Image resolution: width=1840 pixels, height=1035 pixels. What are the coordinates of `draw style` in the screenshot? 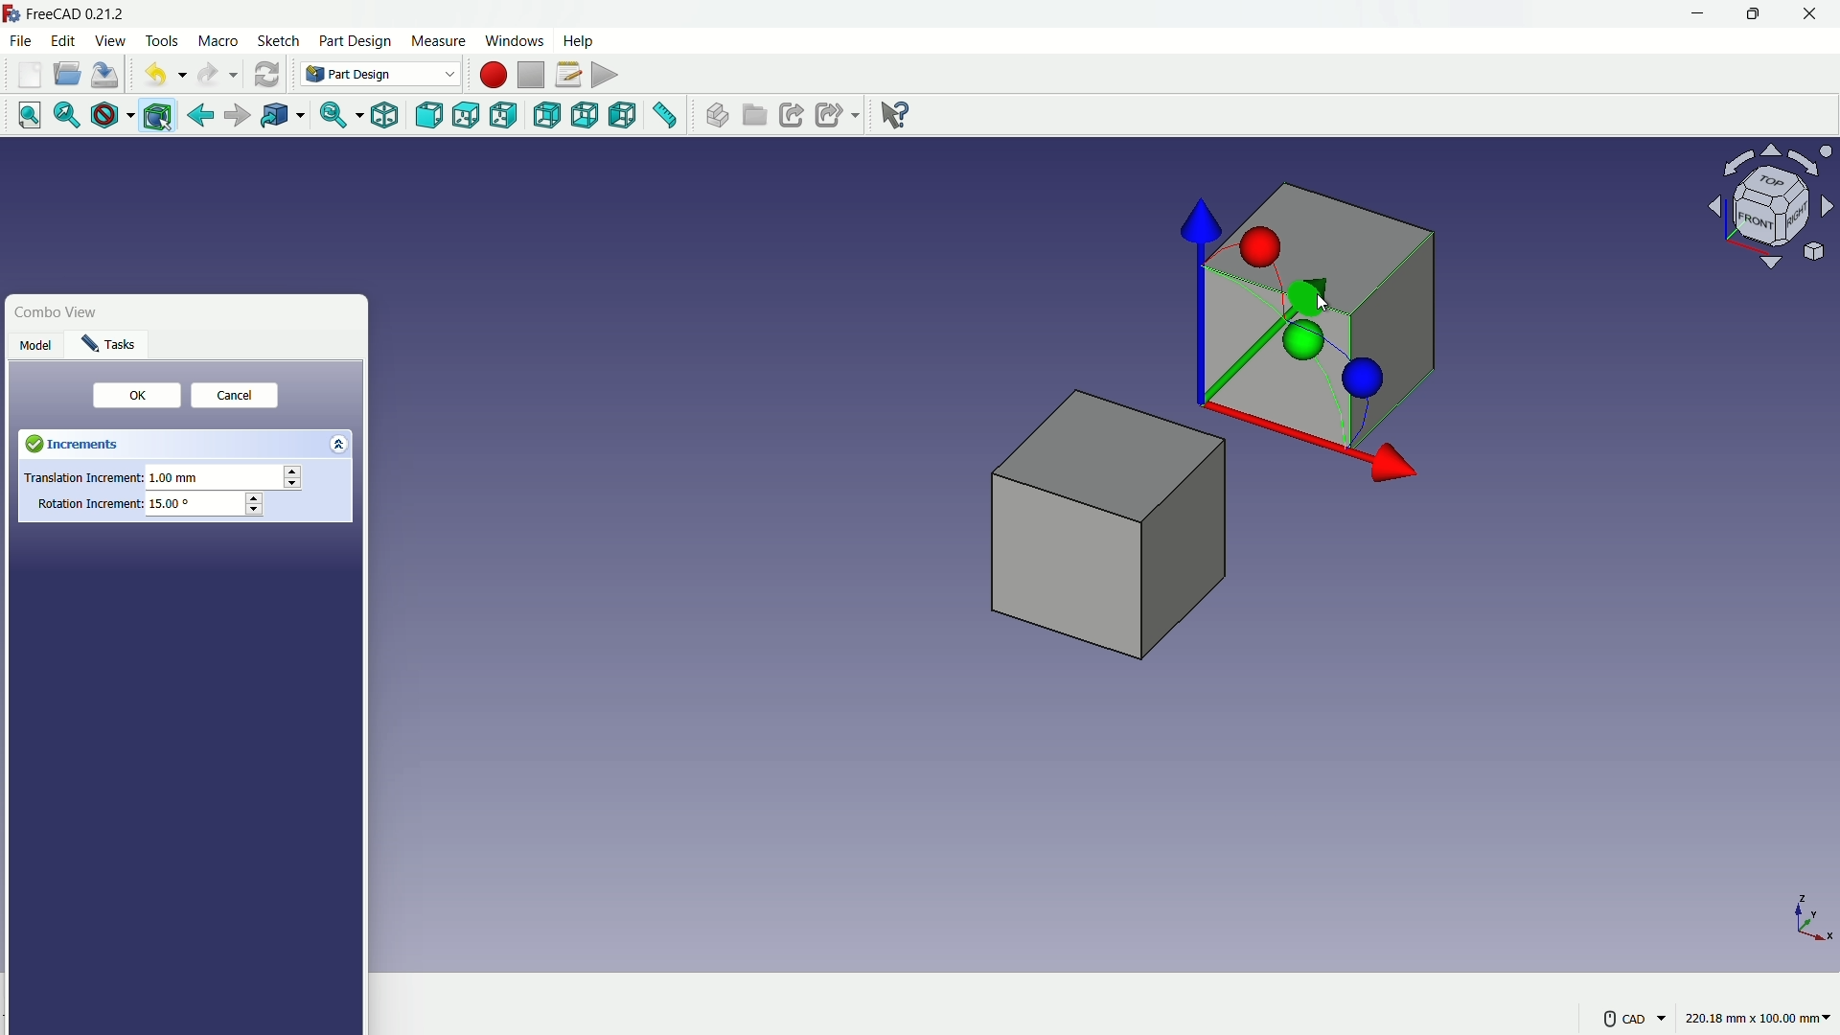 It's located at (108, 116).